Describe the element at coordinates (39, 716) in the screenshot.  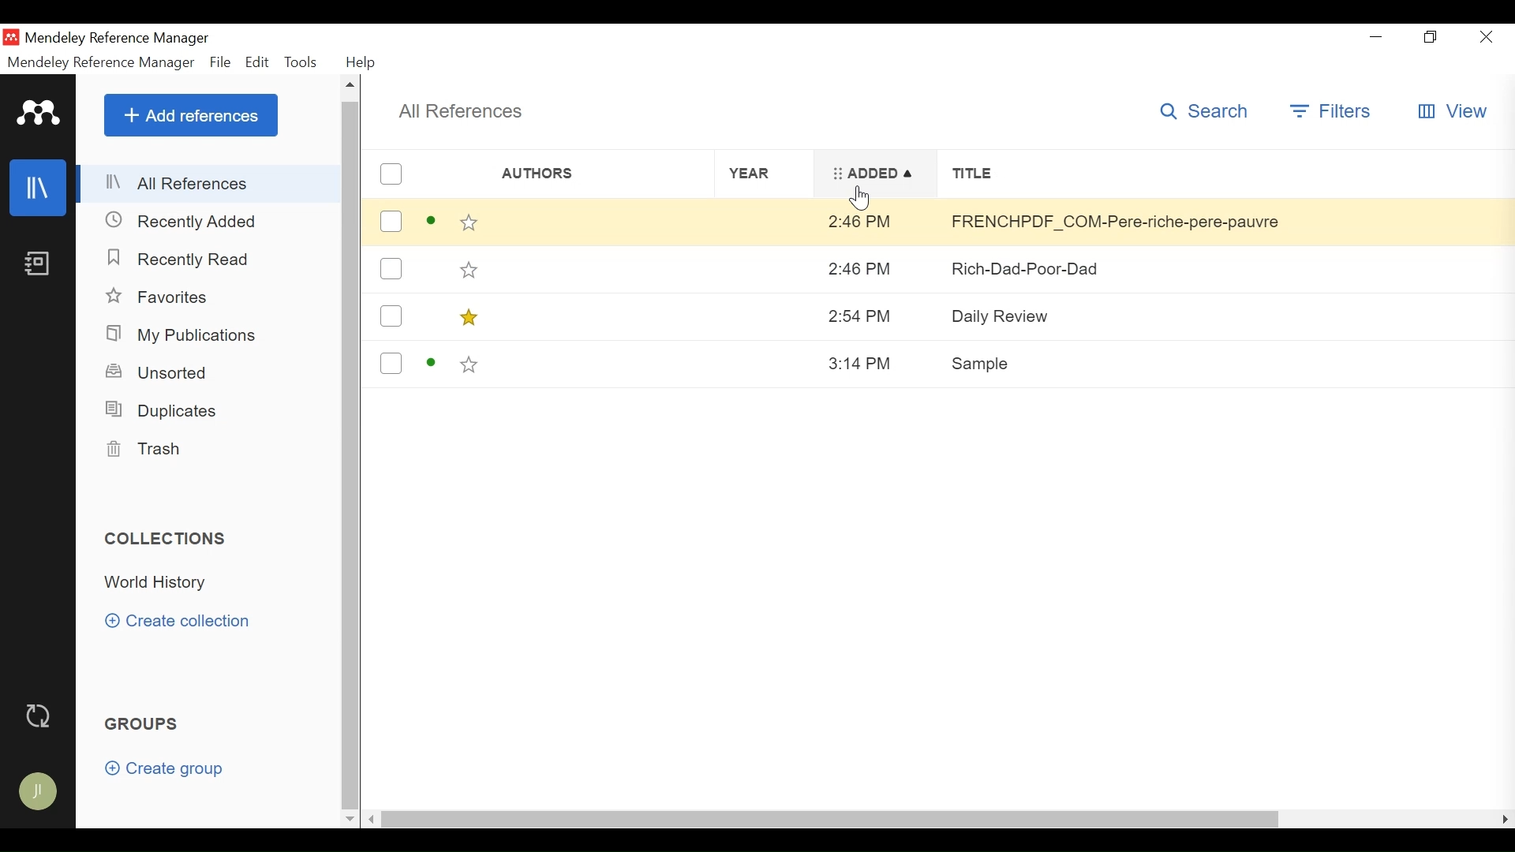
I see `Sync` at that location.